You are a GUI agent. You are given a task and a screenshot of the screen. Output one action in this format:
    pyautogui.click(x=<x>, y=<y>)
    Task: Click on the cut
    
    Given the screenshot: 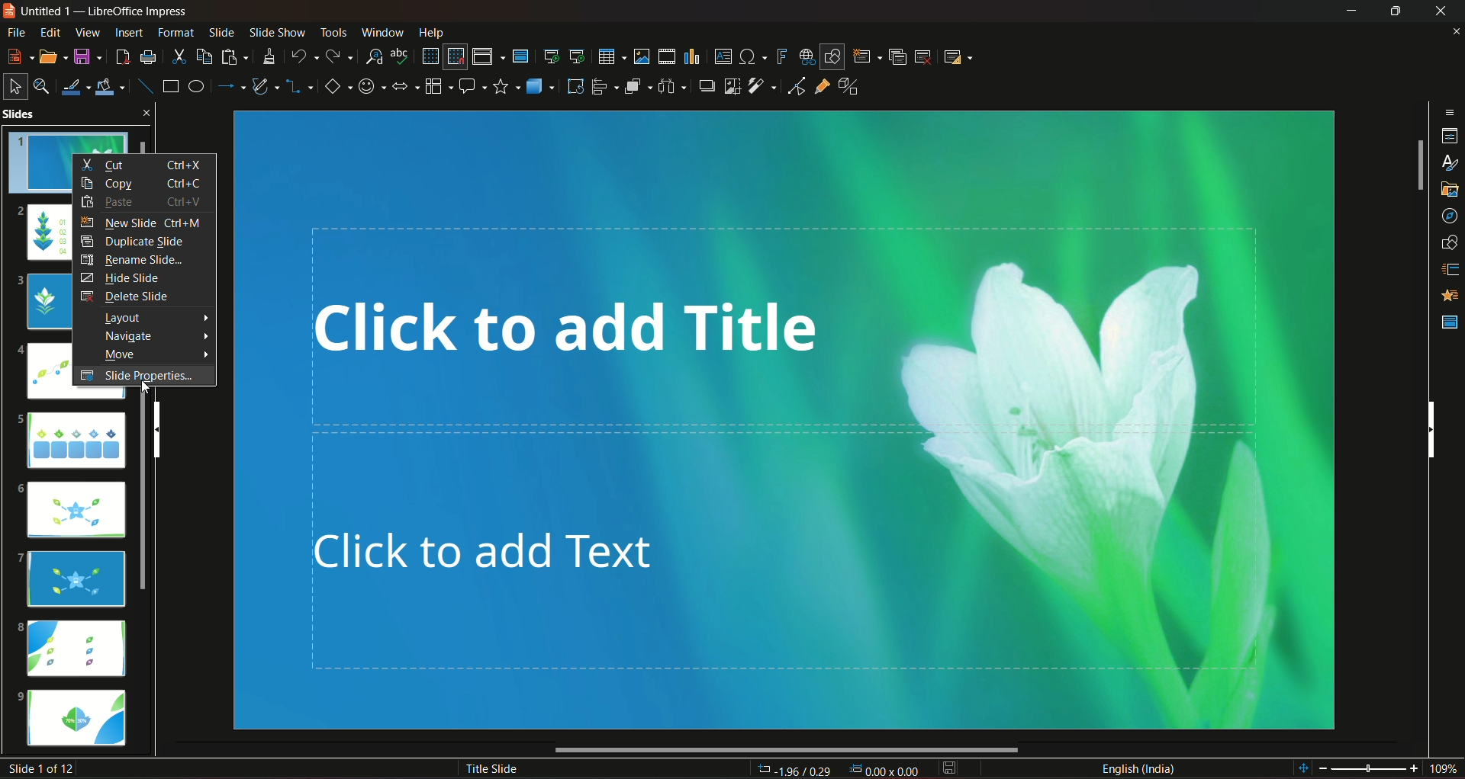 What is the action you would take?
    pyautogui.click(x=179, y=56)
    